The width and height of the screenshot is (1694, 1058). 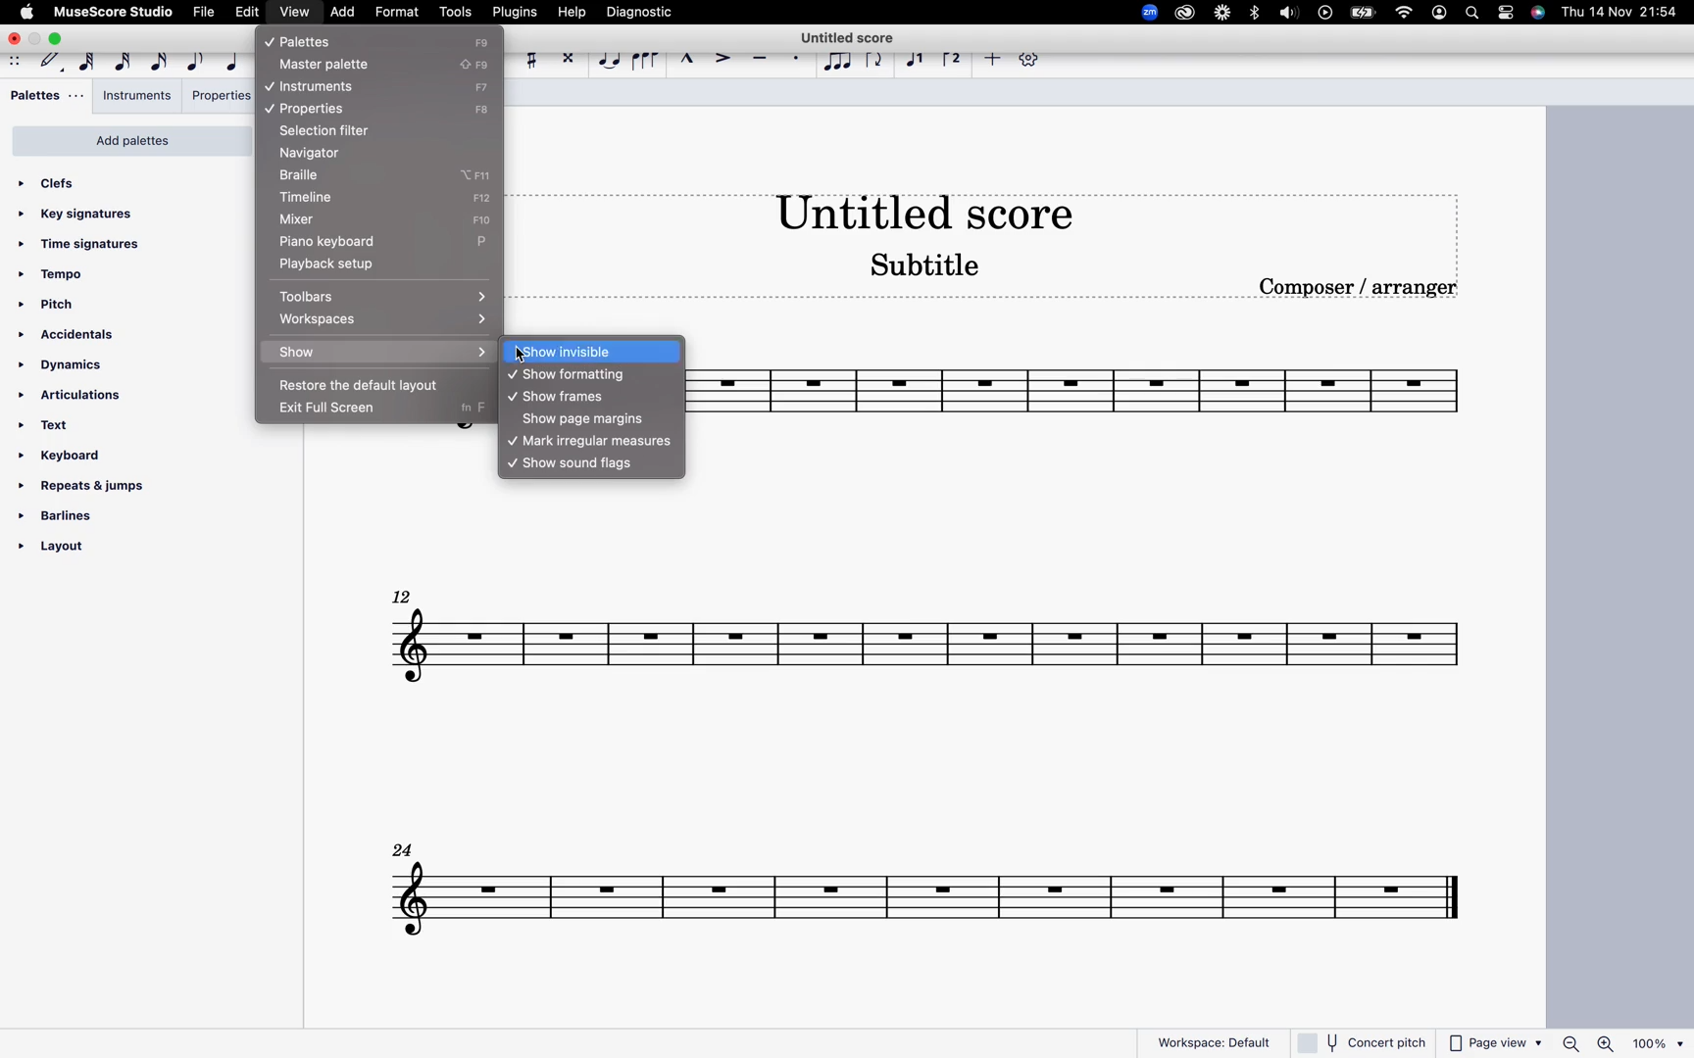 I want to click on show page margins, so click(x=595, y=418).